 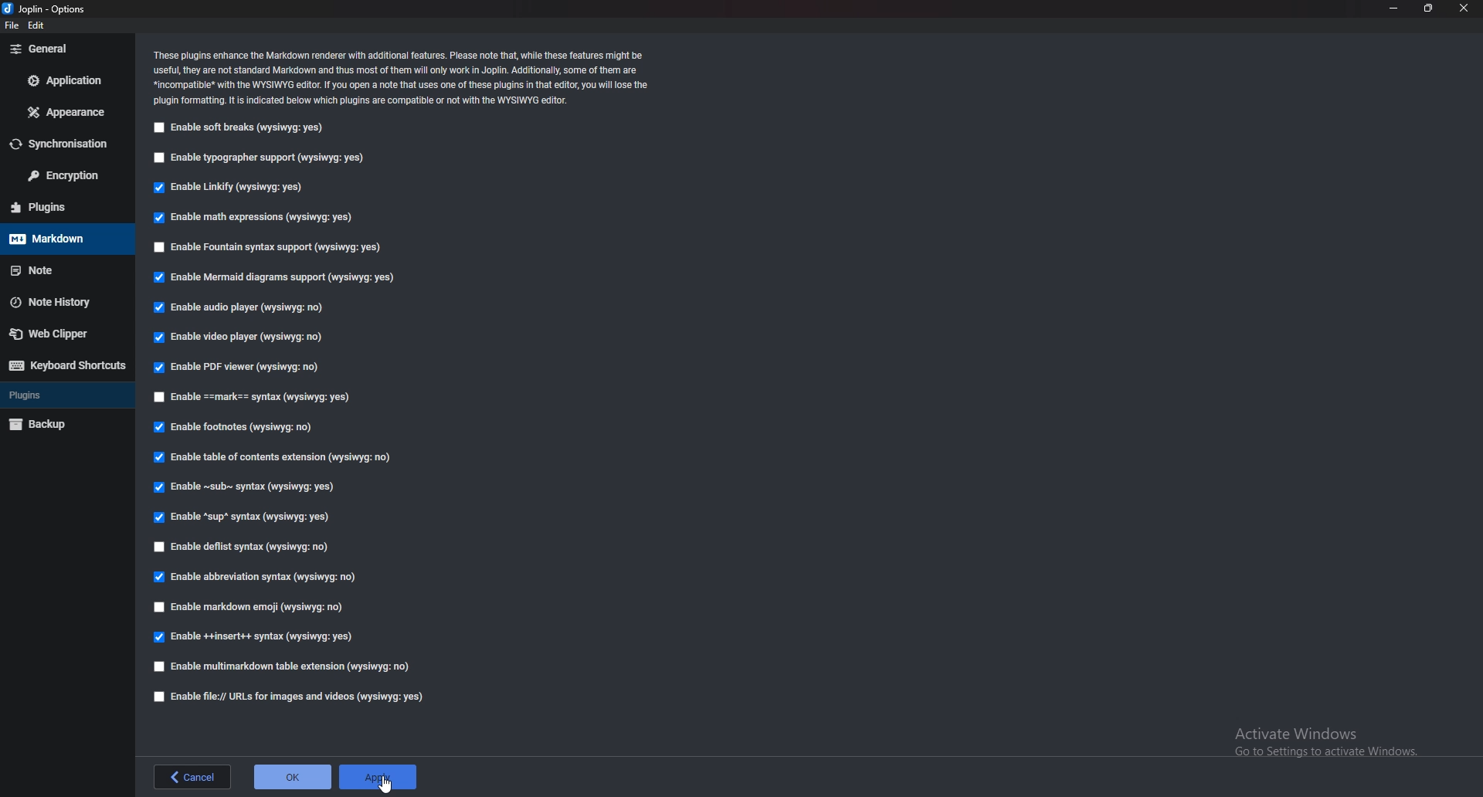 I want to click on resize, so click(x=1429, y=8).